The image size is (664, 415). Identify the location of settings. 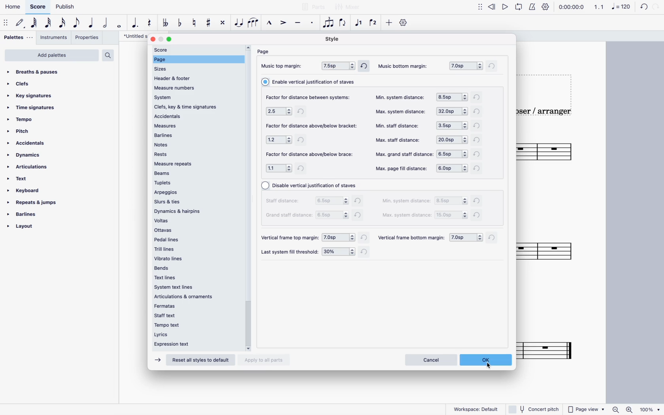
(403, 25).